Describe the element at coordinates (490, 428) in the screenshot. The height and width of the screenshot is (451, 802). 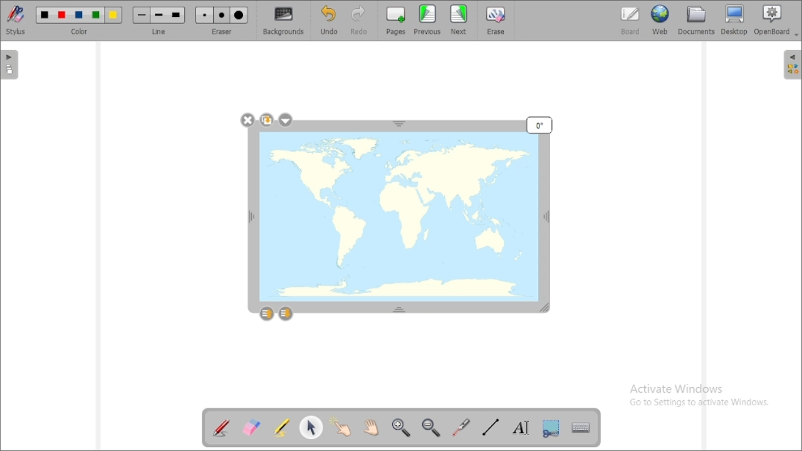
I see `draw lines` at that location.